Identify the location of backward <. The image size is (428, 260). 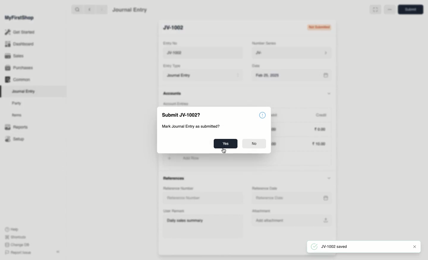
(88, 9).